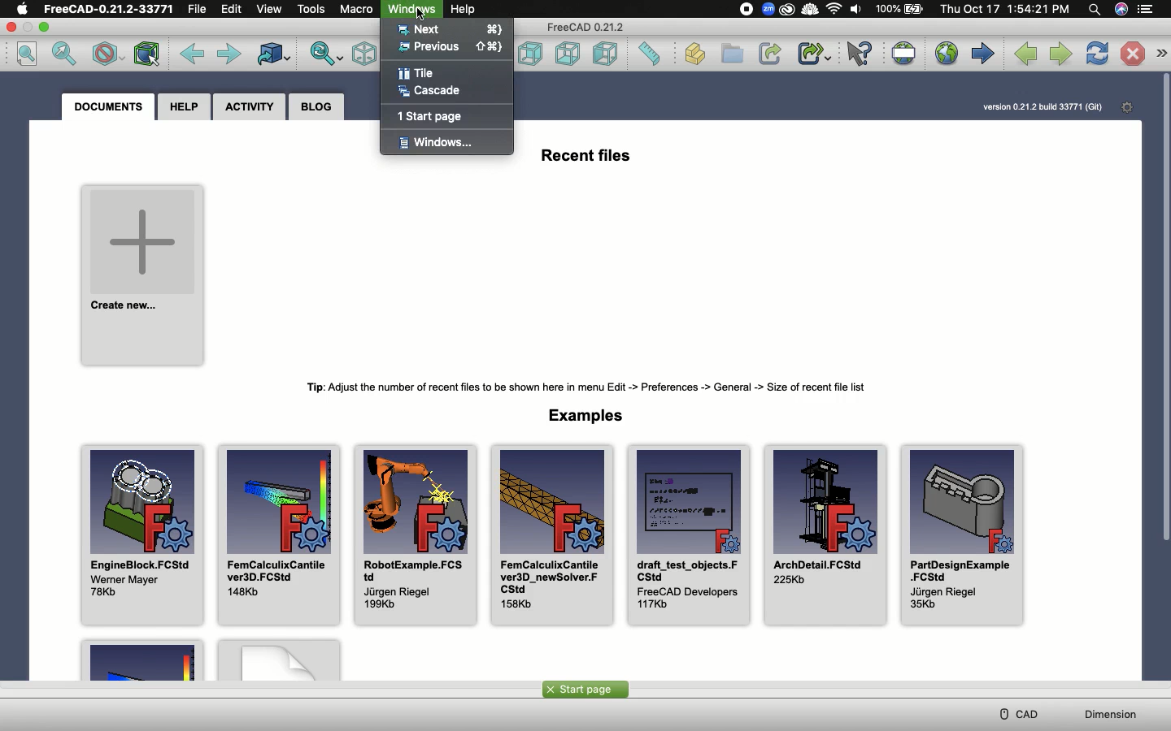  I want to click on Tools, so click(313, 9).